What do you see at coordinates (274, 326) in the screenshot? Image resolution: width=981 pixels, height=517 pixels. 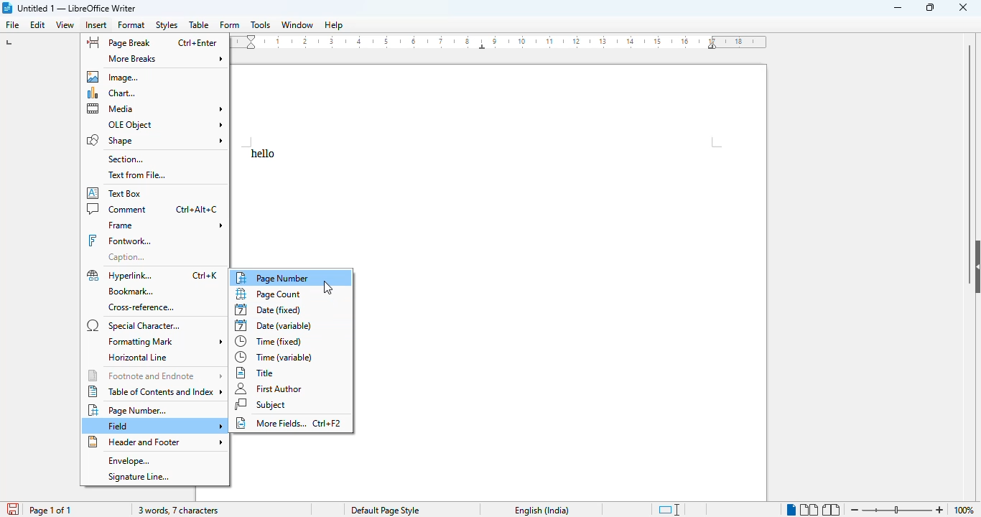 I see `date (variable)` at bounding box center [274, 326].